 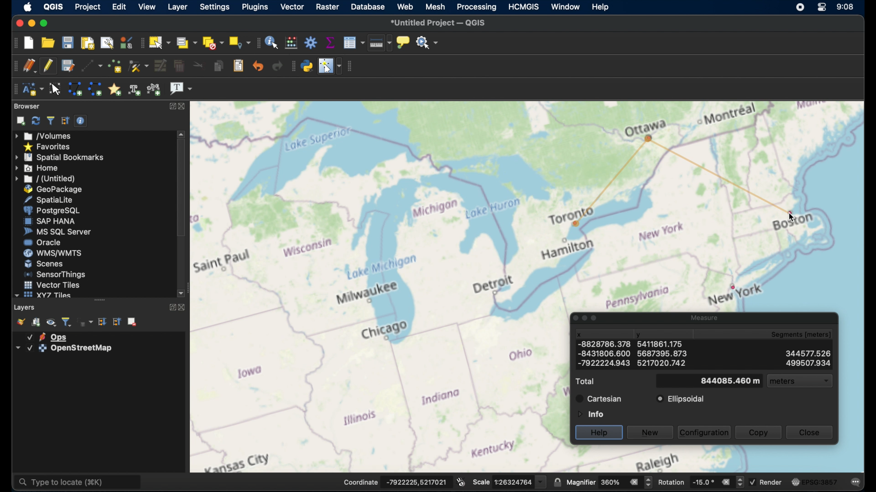 What do you see at coordinates (799, 7) in the screenshot?
I see `screen recorder icon` at bounding box center [799, 7].